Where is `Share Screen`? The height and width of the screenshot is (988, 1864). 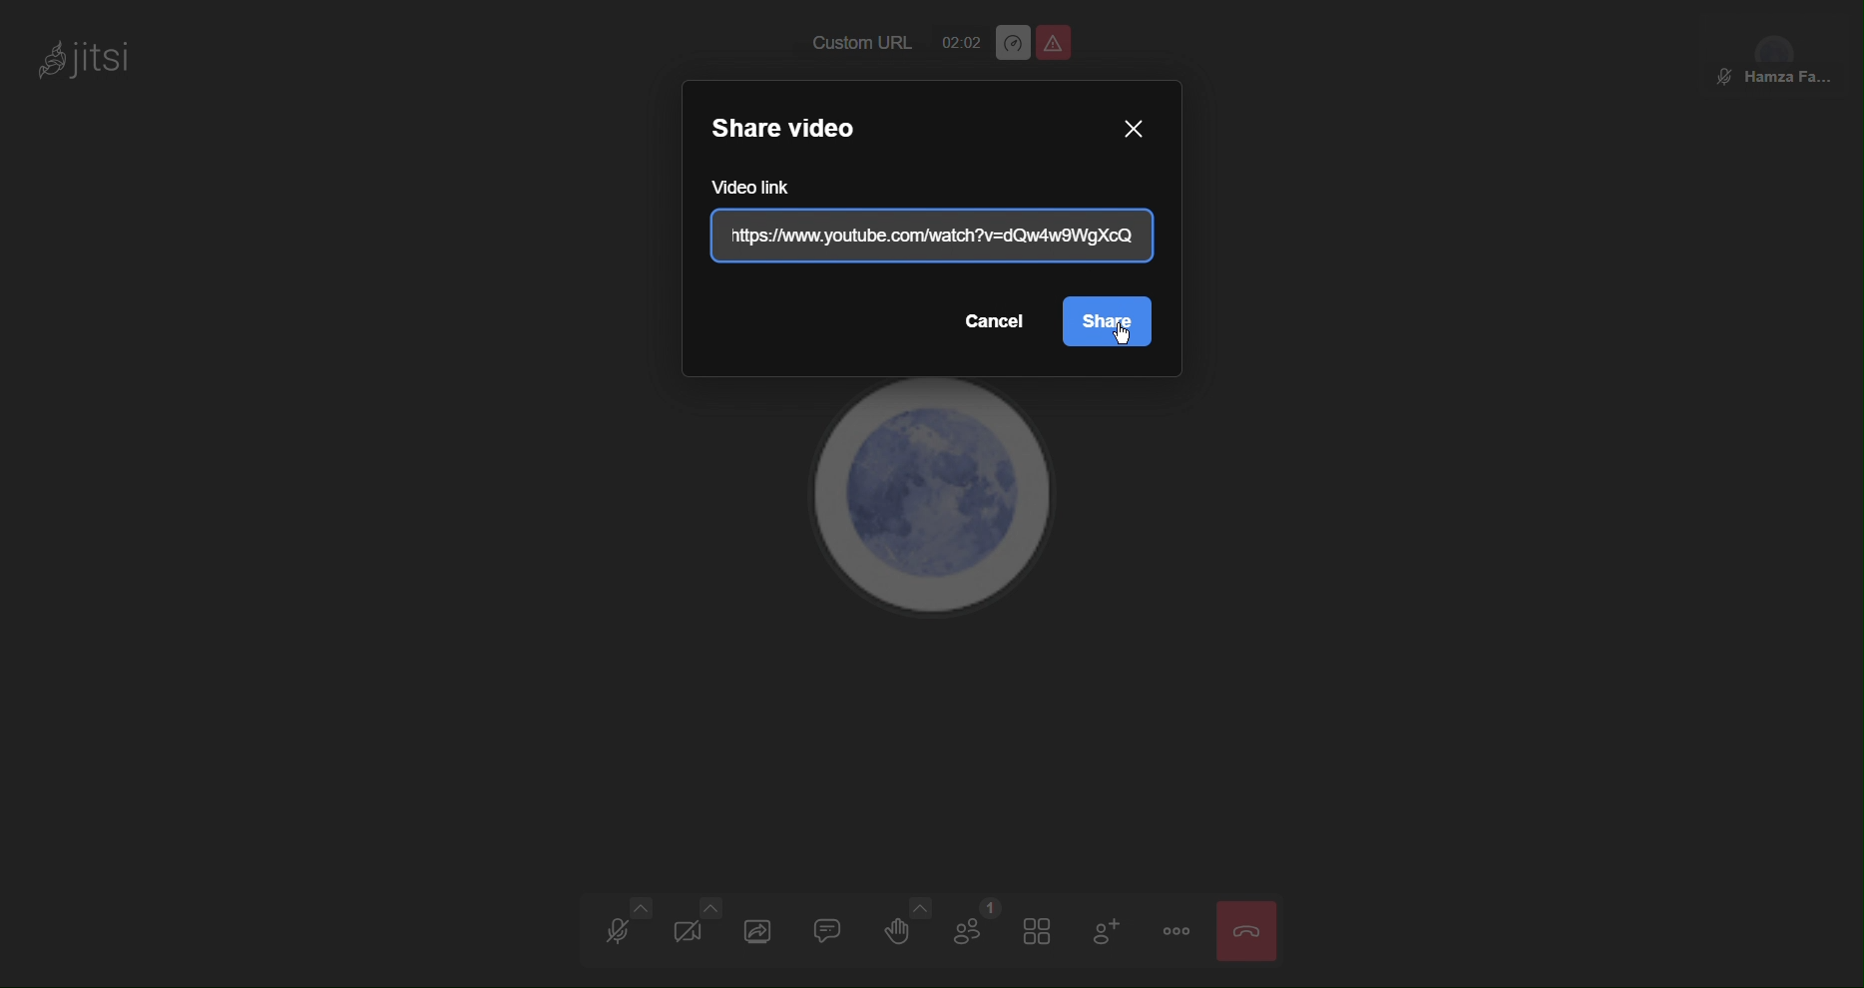 Share Screen is located at coordinates (760, 931).